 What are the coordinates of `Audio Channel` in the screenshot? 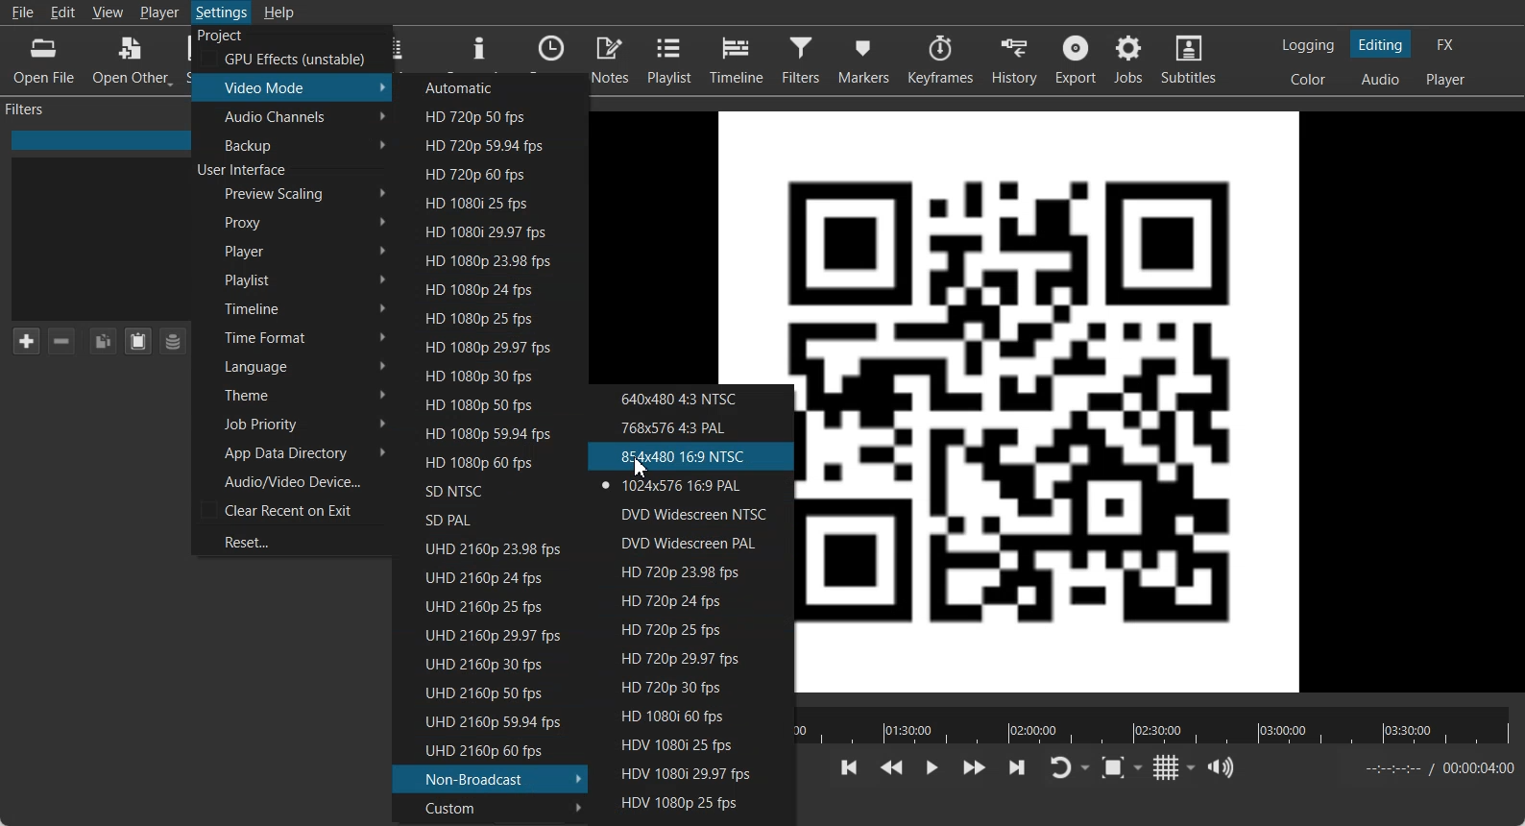 It's located at (292, 116).